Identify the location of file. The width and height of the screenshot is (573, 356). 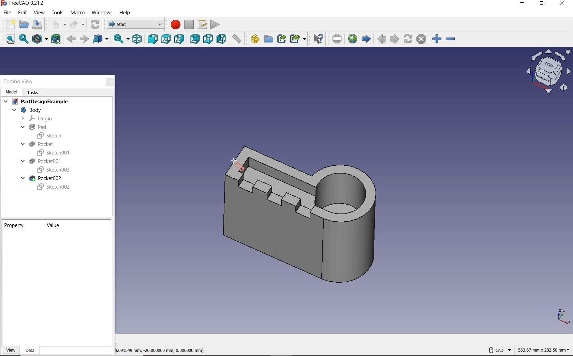
(6, 13).